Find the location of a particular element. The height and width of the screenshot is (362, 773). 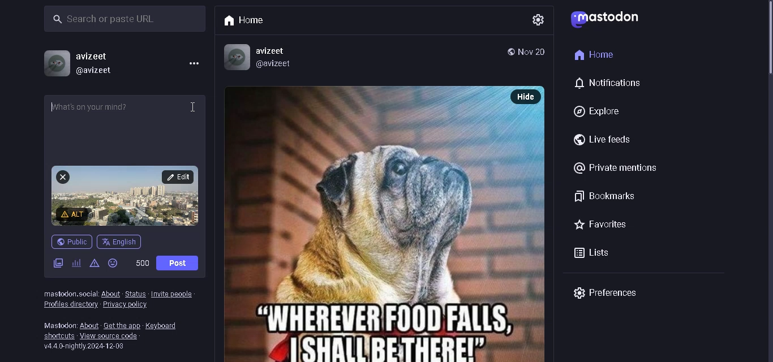

text is located at coordinates (55, 325).